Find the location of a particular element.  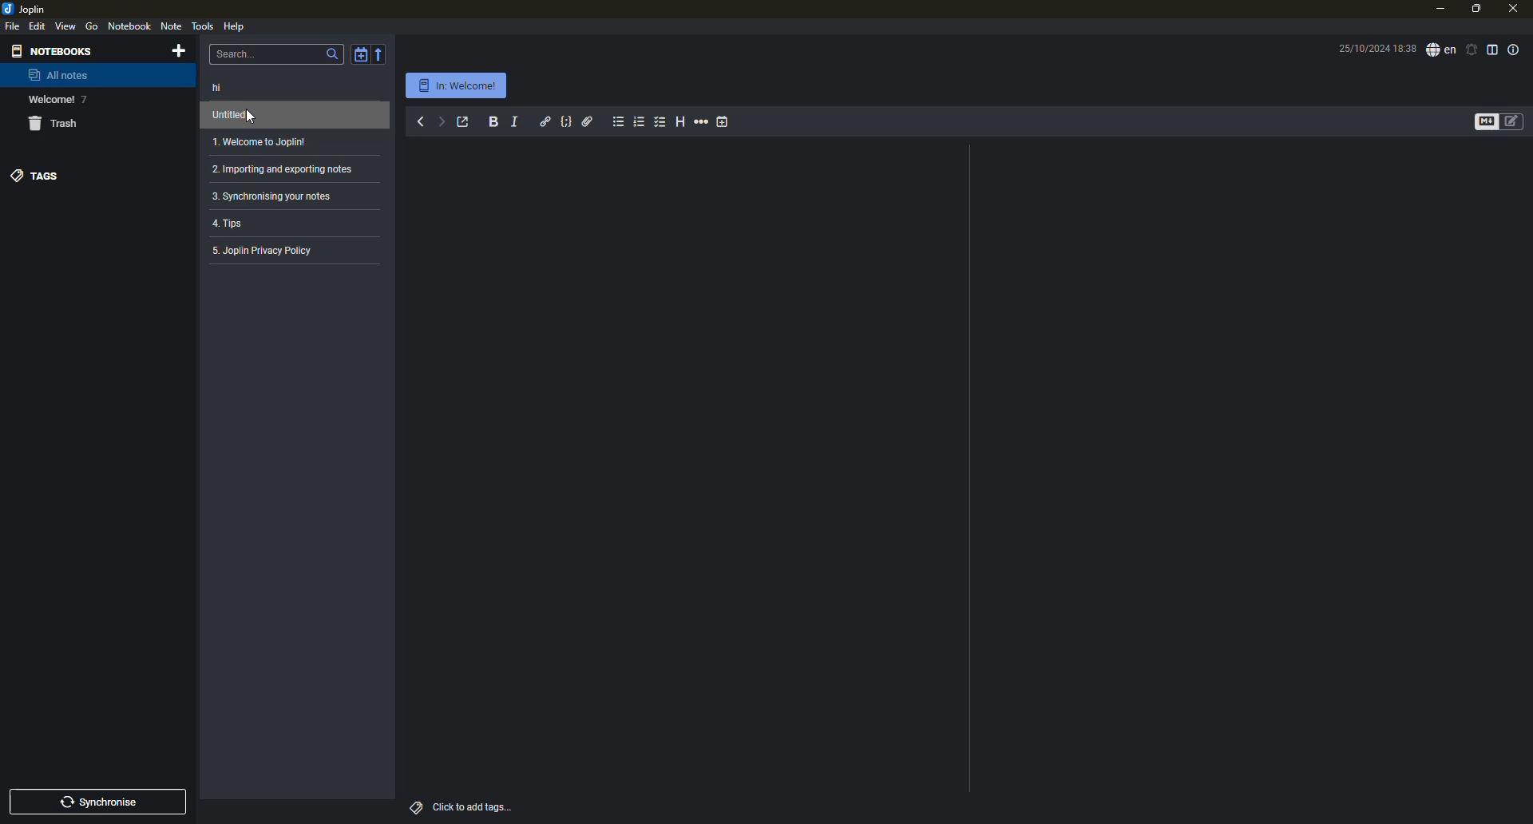

heading is located at coordinates (679, 122).